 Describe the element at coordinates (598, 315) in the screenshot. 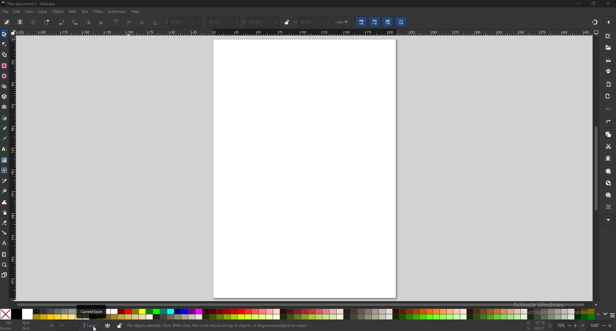

I see `up` at that location.